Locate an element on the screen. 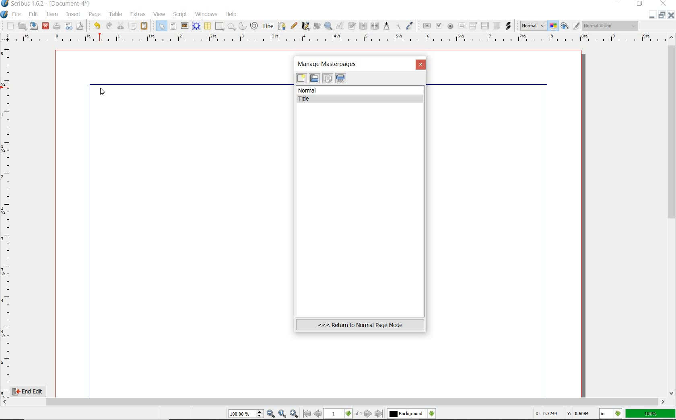  save is located at coordinates (34, 26).